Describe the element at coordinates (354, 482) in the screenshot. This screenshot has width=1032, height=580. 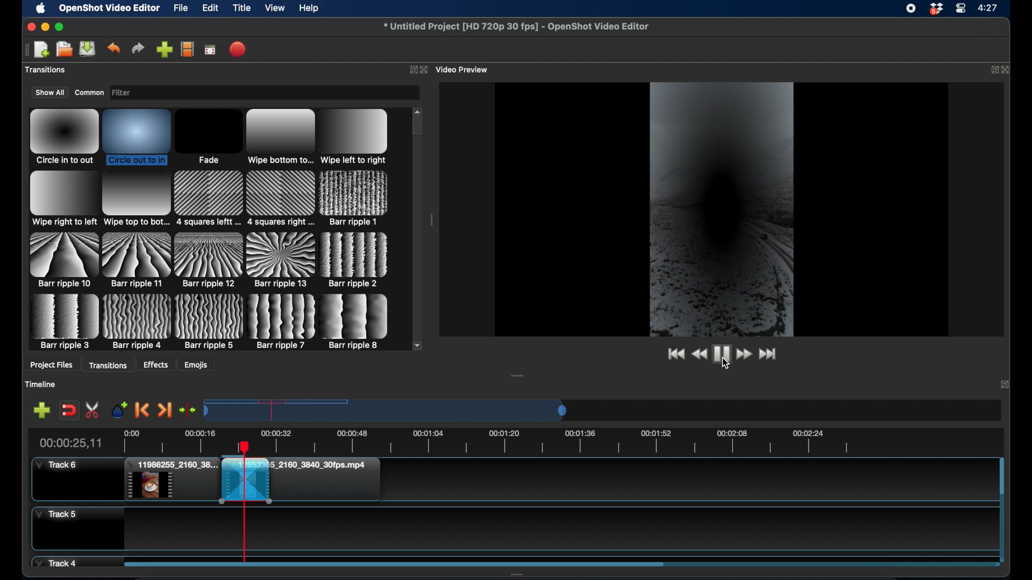
I see `clip` at that location.